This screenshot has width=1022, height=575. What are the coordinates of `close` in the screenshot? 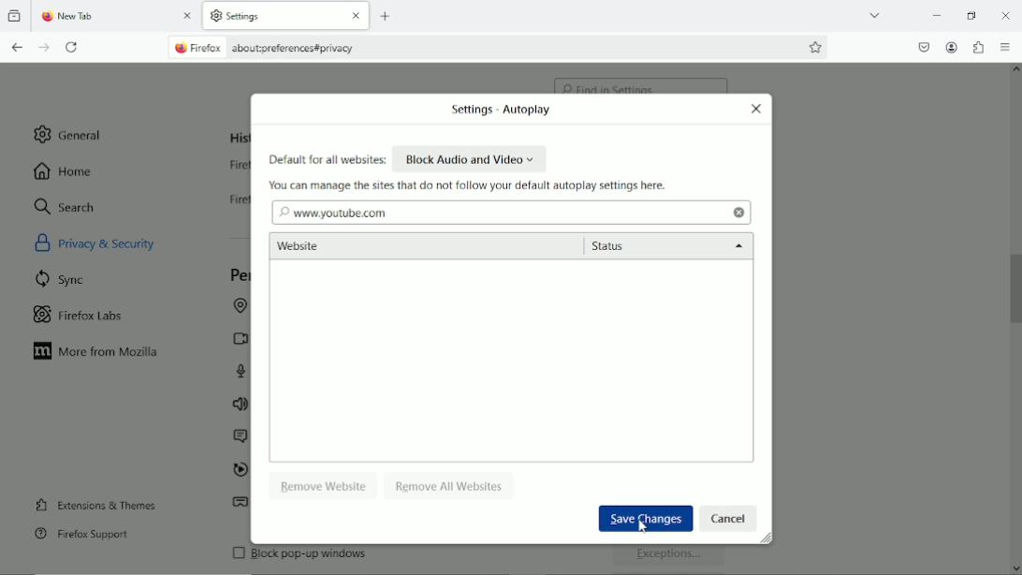 It's located at (189, 18).